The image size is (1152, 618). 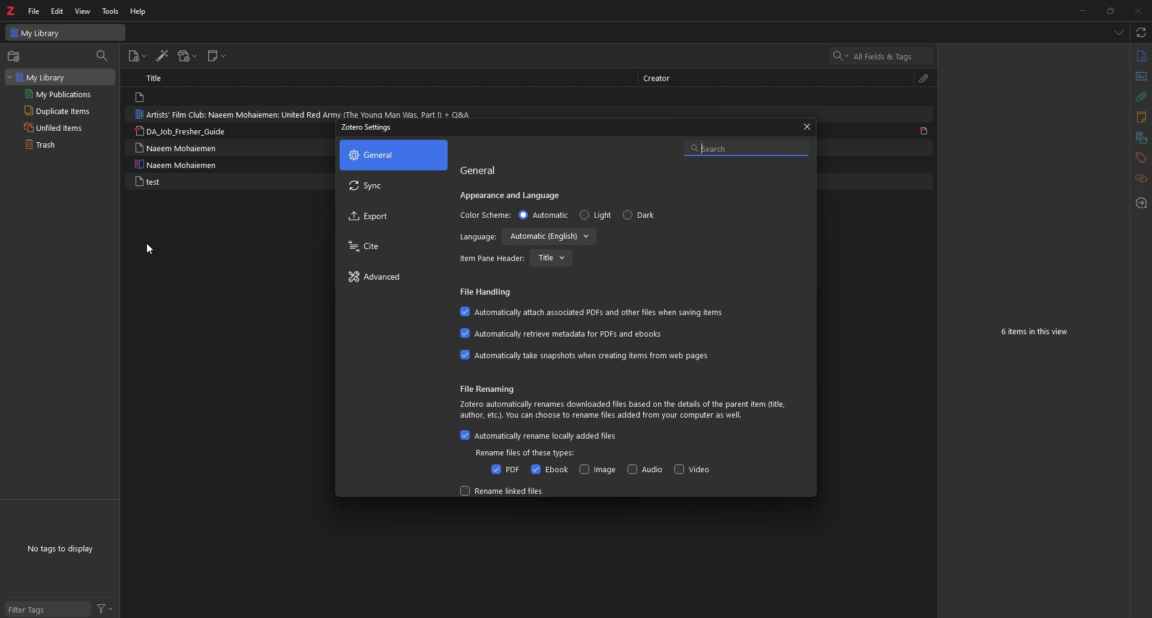 I want to click on No tags to display, so click(x=62, y=548).